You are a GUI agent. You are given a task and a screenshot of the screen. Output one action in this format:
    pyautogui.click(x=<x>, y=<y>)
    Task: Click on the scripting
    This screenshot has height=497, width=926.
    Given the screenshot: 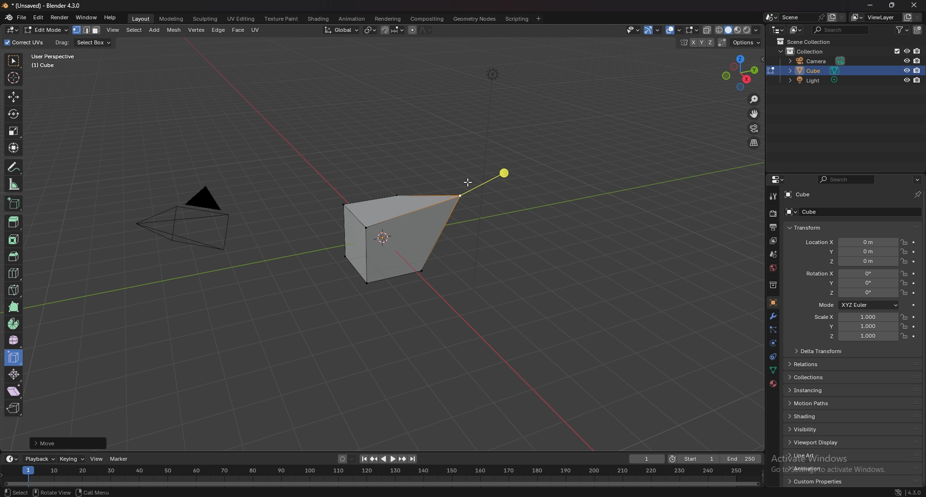 What is the action you would take?
    pyautogui.click(x=516, y=19)
    